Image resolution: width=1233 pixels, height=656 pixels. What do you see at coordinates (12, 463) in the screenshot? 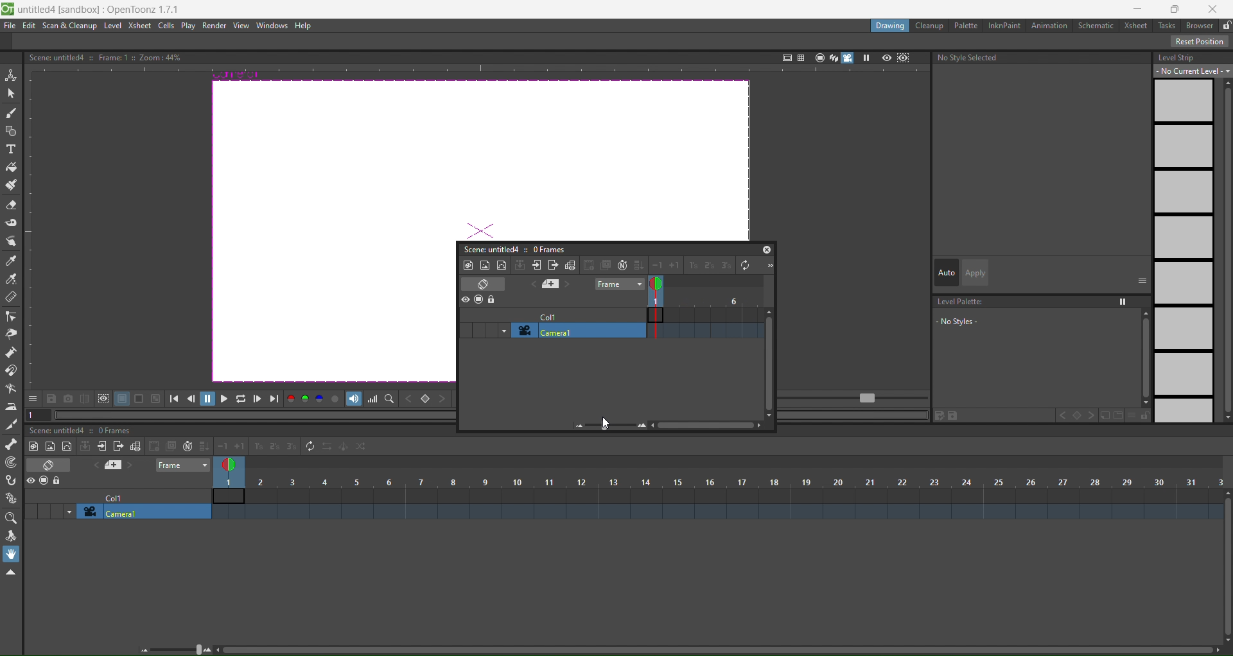
I see `tracker tool` at bounding box center [12, 463].